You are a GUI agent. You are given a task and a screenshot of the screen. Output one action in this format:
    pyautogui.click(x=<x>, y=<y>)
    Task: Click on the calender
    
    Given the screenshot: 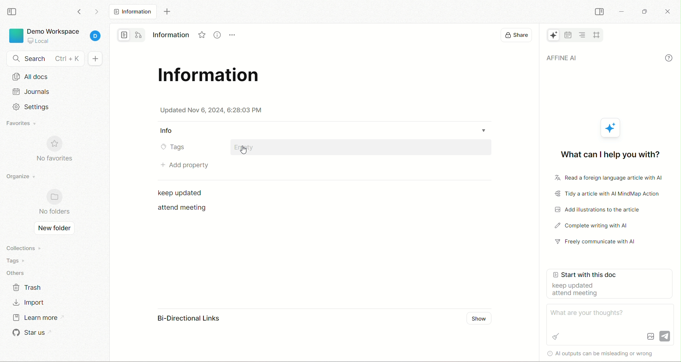 What is the action you would take?
    pyautogui.click(x=568, y=35)
    